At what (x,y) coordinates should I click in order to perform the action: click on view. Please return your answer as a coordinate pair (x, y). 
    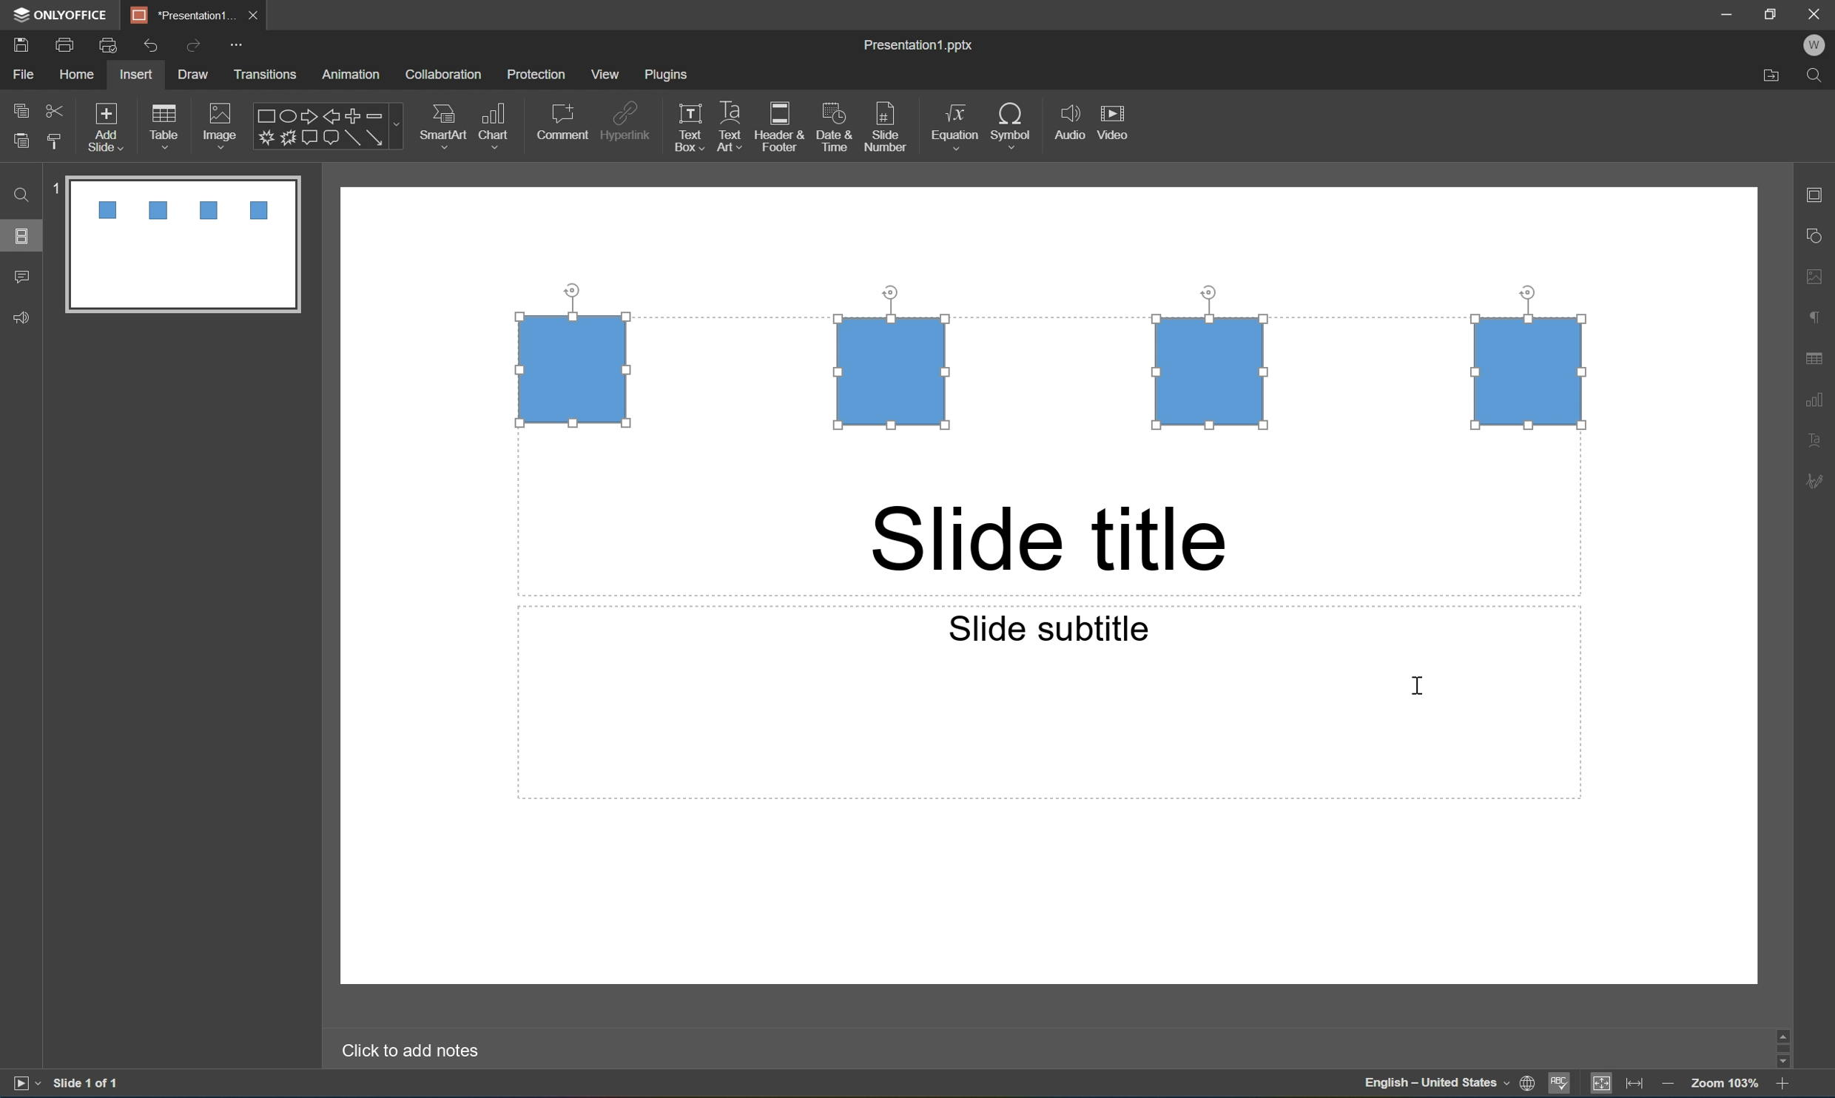
    Looking at the image, I should click on (602, 74).